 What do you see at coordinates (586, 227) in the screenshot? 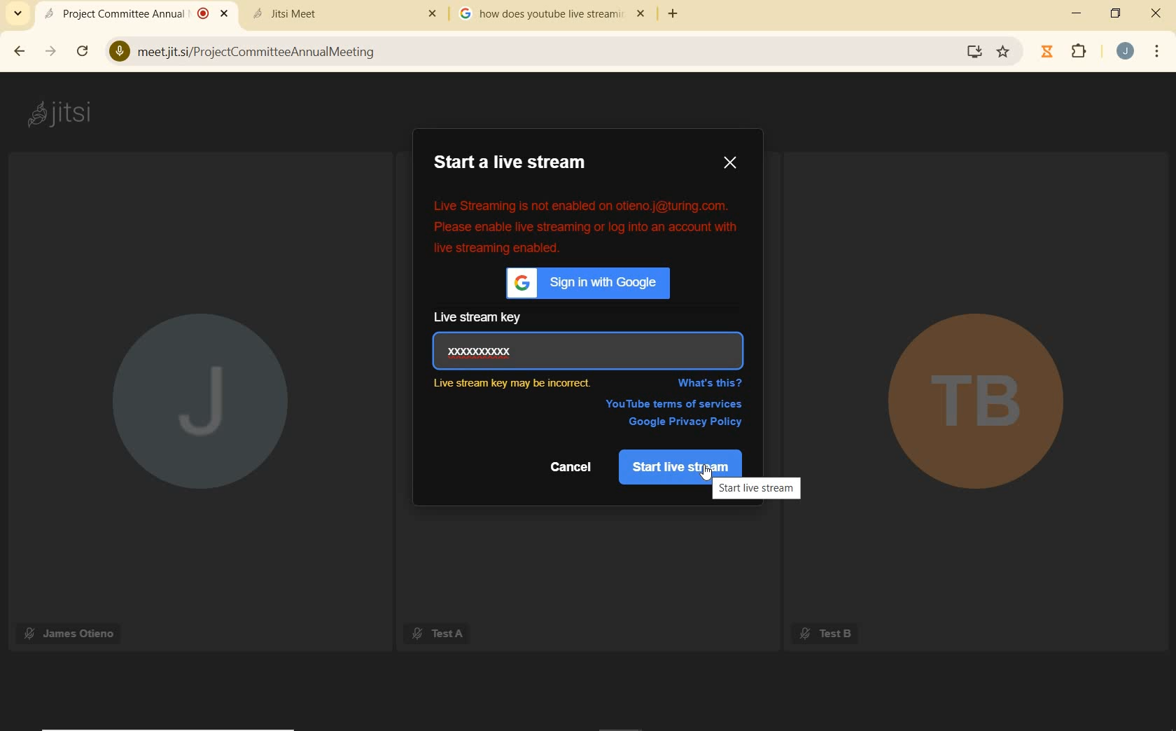
I see `error message` at bounding box center [586, 227].